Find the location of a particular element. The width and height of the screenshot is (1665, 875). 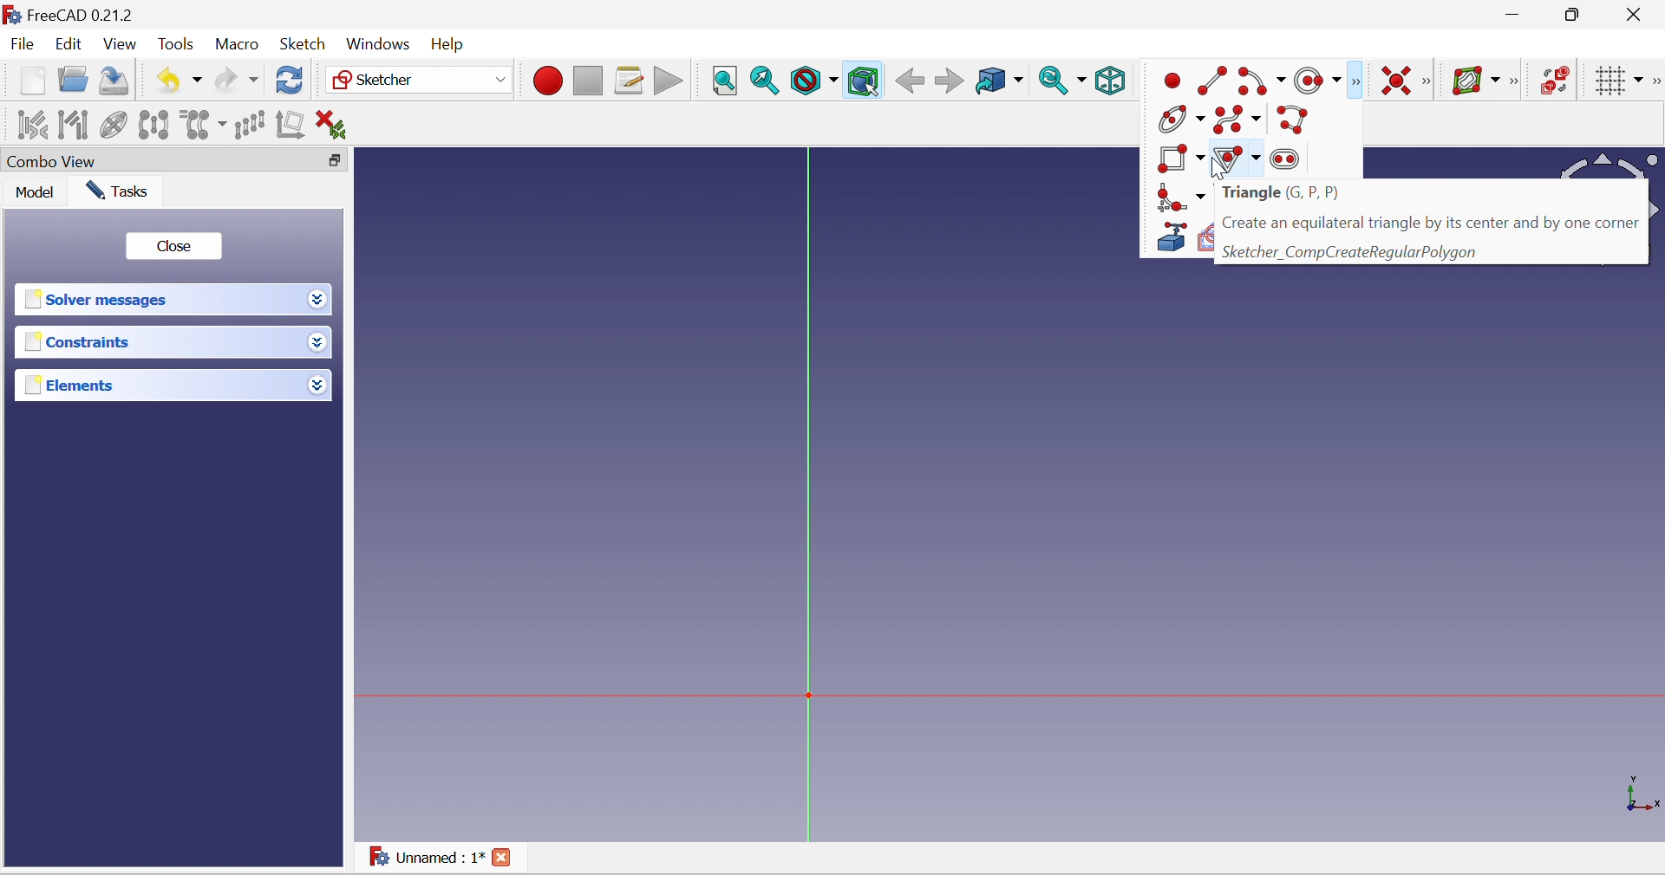

Drop down is located at coordinates (318, 385).